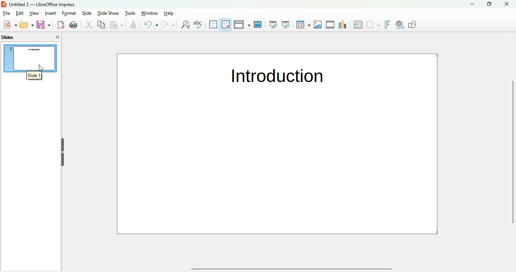 Image resolution: width=516 pixels, height=272 pixels. What do you see at coordinates (412, 24) in the screenshot?
I see `show draw functions` at bounding box center [412, 24].